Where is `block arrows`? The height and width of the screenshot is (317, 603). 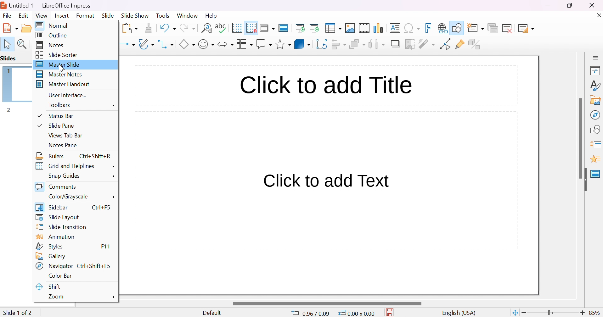 block arrows is located at coordinates (225, 44).